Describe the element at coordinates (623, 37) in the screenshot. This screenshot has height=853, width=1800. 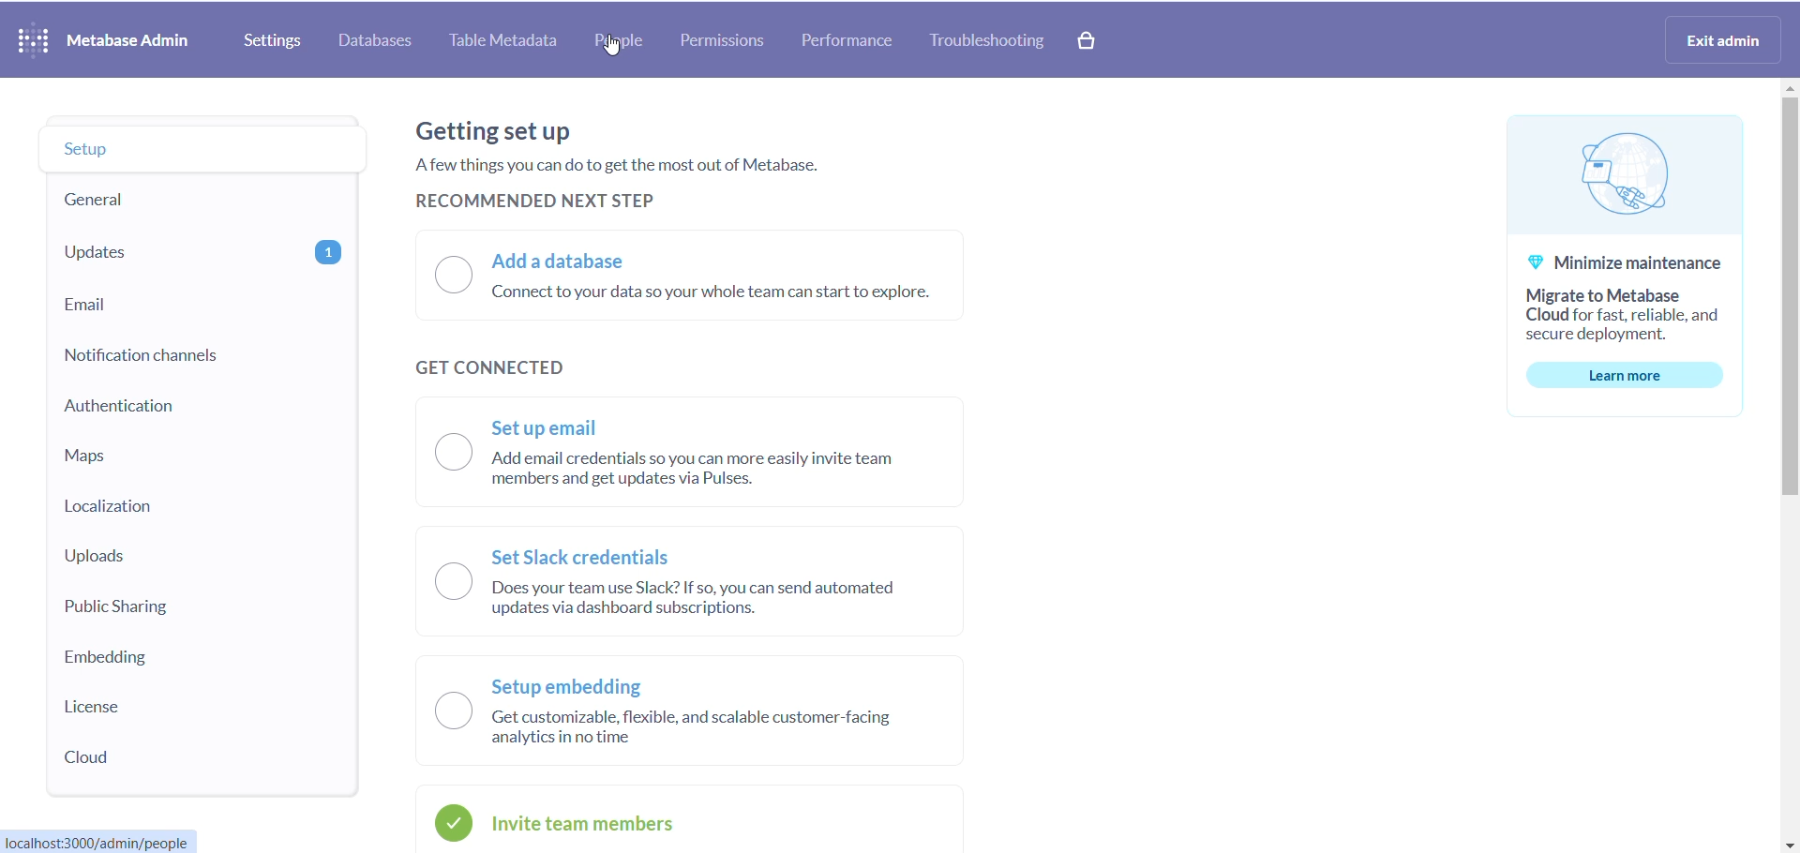
I see `people` at that location.